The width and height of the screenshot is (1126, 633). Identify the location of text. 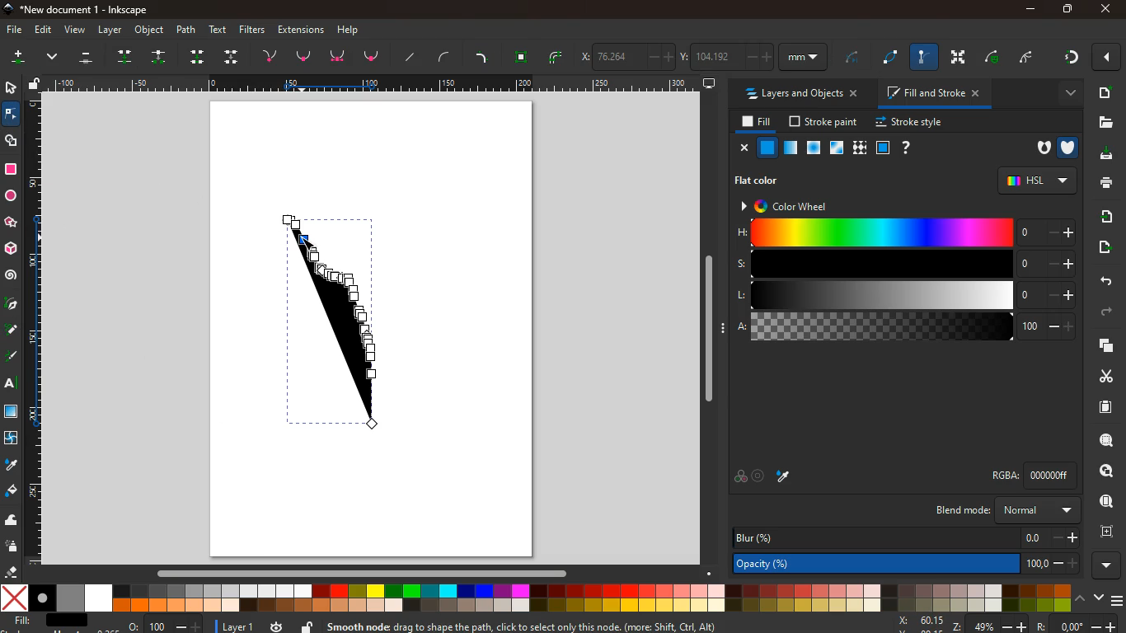
(219, 30).